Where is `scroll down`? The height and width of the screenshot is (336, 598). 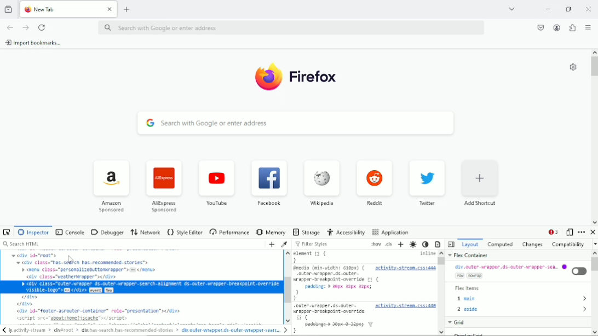 scroll down is located at coordinates (594, 332).